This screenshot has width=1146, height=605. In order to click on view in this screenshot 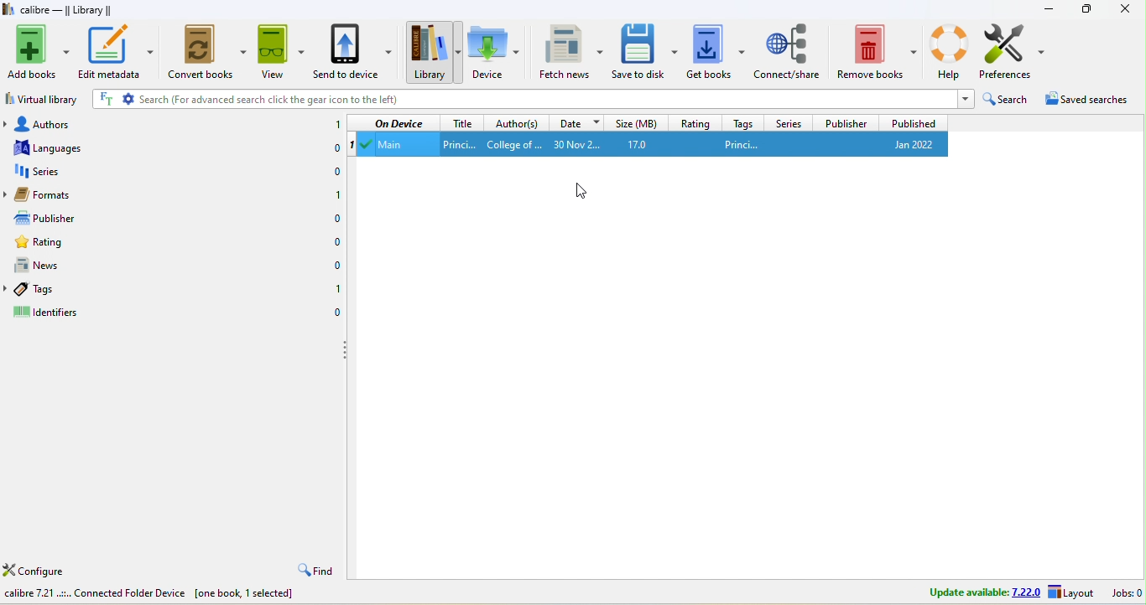, I will do `click(280, 54)`.